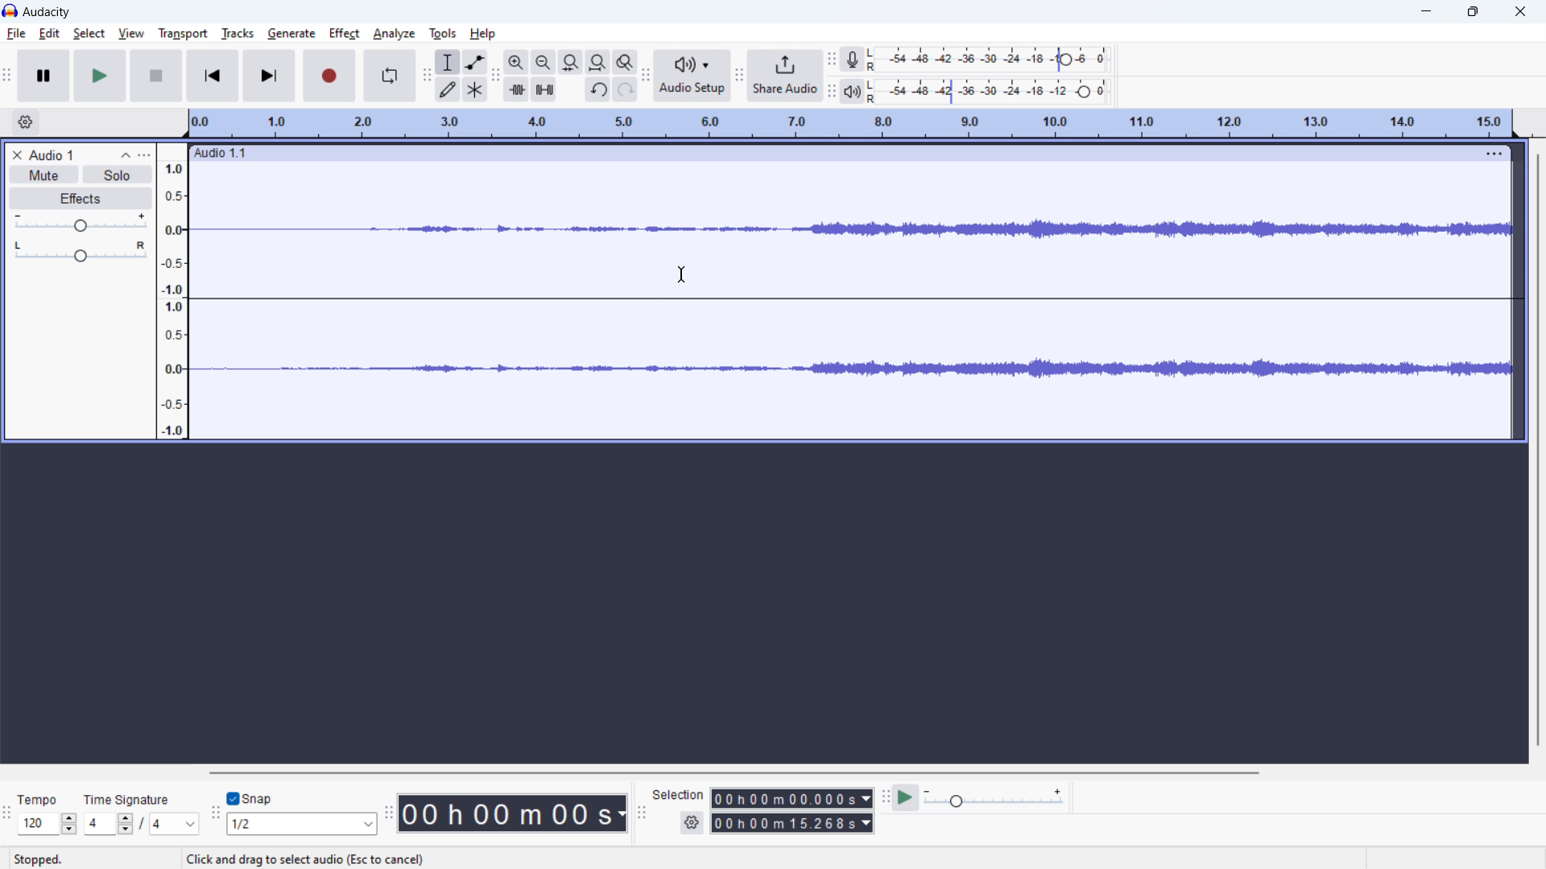  What do you see at coordinates (570, 62) in the screenshot?
I see `fit selection to width` at bounding box center [570, 62].